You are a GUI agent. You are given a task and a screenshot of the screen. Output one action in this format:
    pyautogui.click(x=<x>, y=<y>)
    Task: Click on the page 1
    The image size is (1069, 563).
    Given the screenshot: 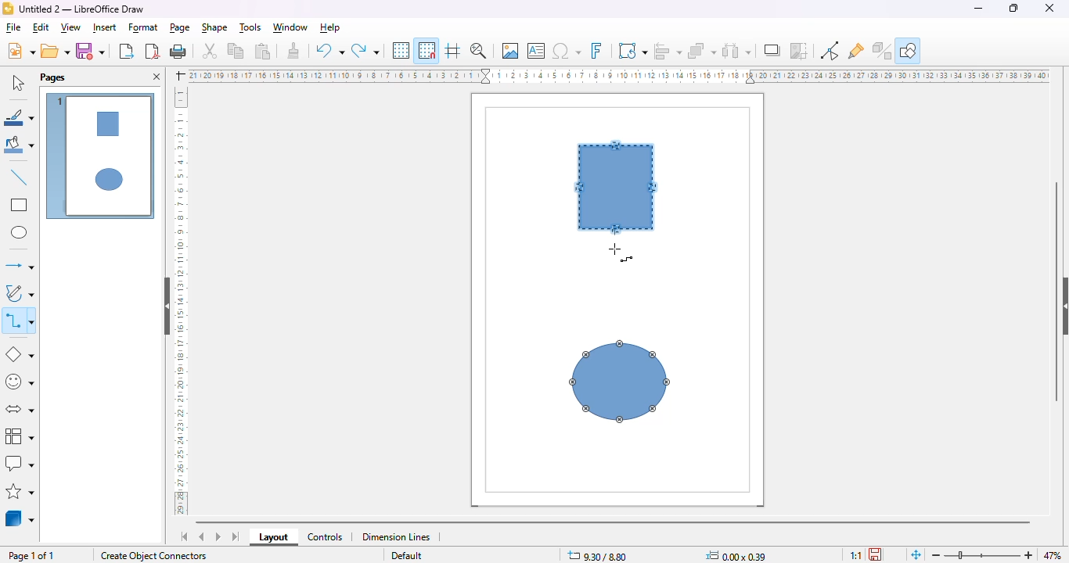 What is the action you would take?
    pyautogui.click(x=101, y=157)
    